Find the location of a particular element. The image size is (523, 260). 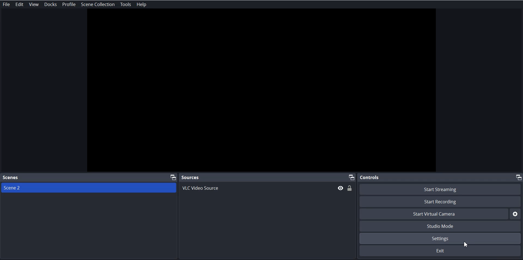

Contols is located at coordinates (370, 177).